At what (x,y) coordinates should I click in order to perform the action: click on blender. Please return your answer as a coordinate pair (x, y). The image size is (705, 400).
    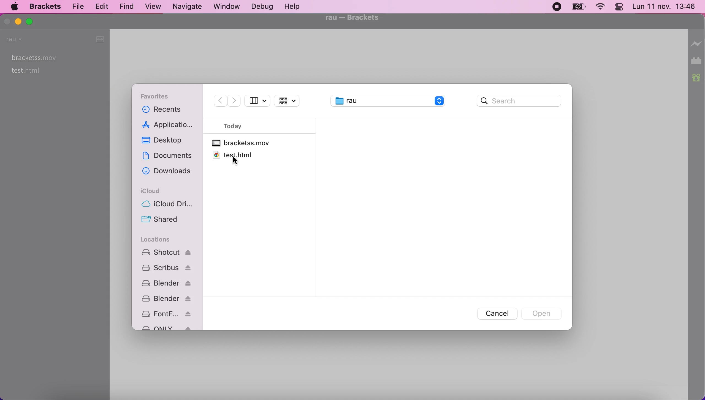
    Looking at the image, I should click on (169, 299).